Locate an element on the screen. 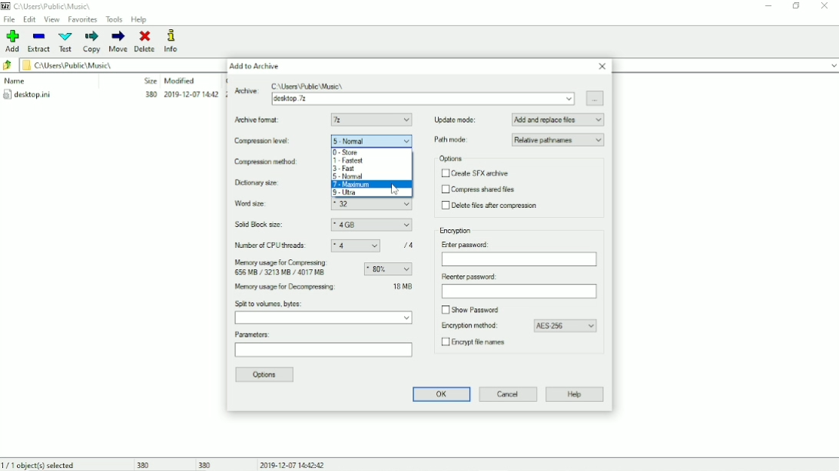 This screenshot has height=471, width=839. Modified is located at coordinates (180, 81).